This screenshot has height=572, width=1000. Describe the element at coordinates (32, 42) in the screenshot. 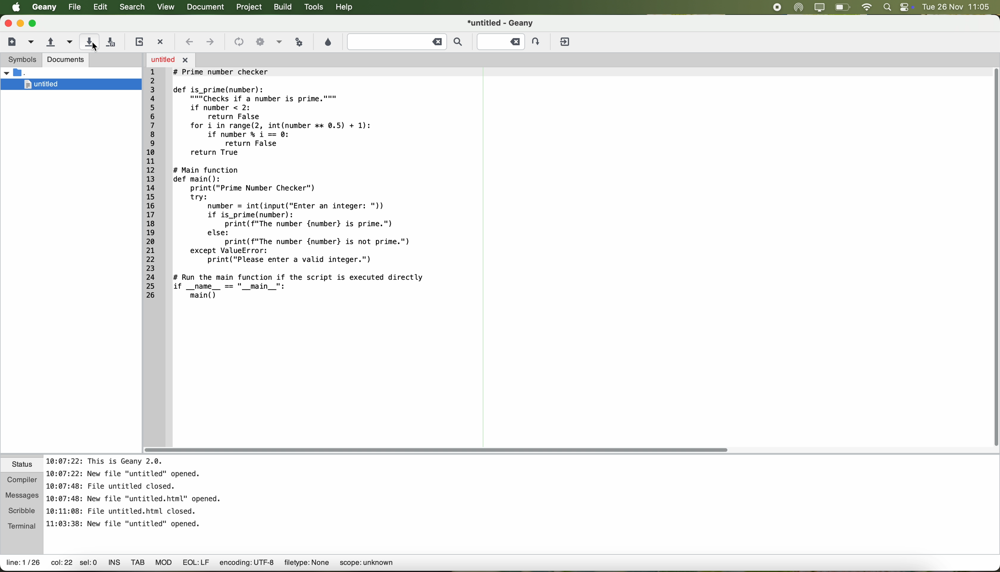

I see `create a new file from template` at that location.